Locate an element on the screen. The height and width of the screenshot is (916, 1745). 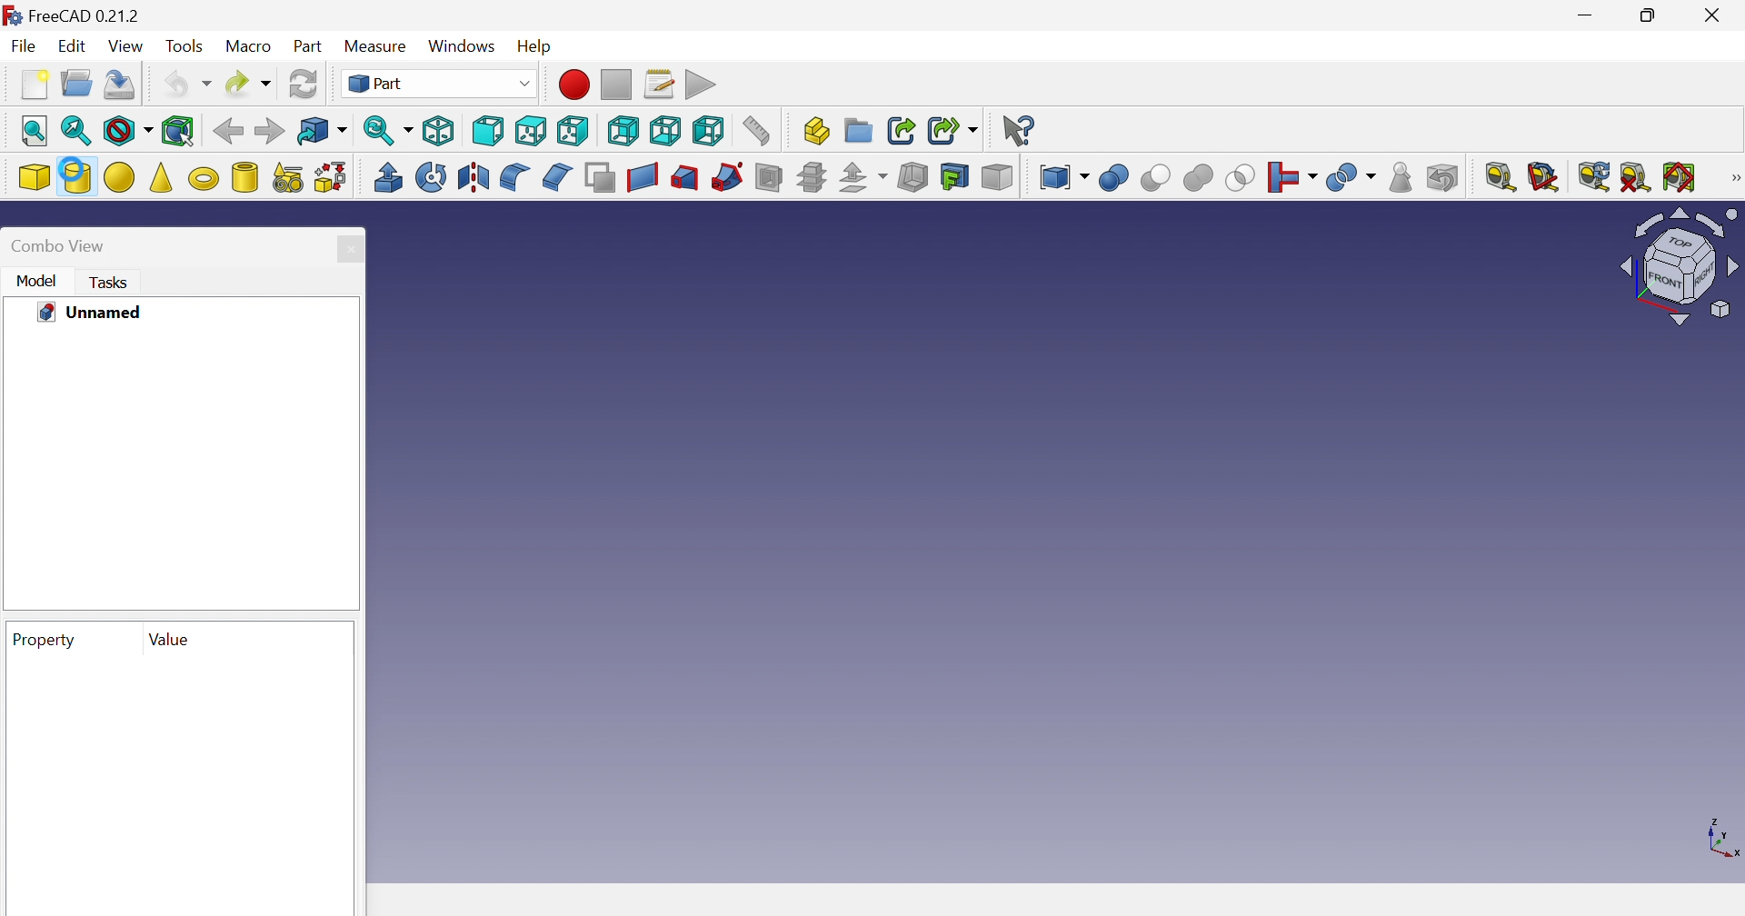
Measure liner is located at coordinates (1501, 177).